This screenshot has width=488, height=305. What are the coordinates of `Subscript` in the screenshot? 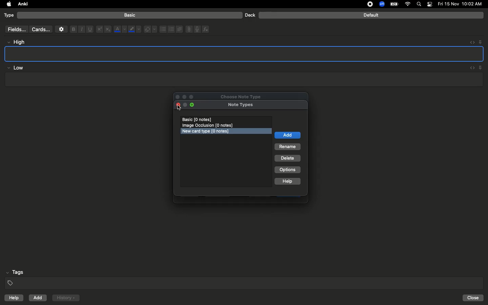 It's located at (108, 29).